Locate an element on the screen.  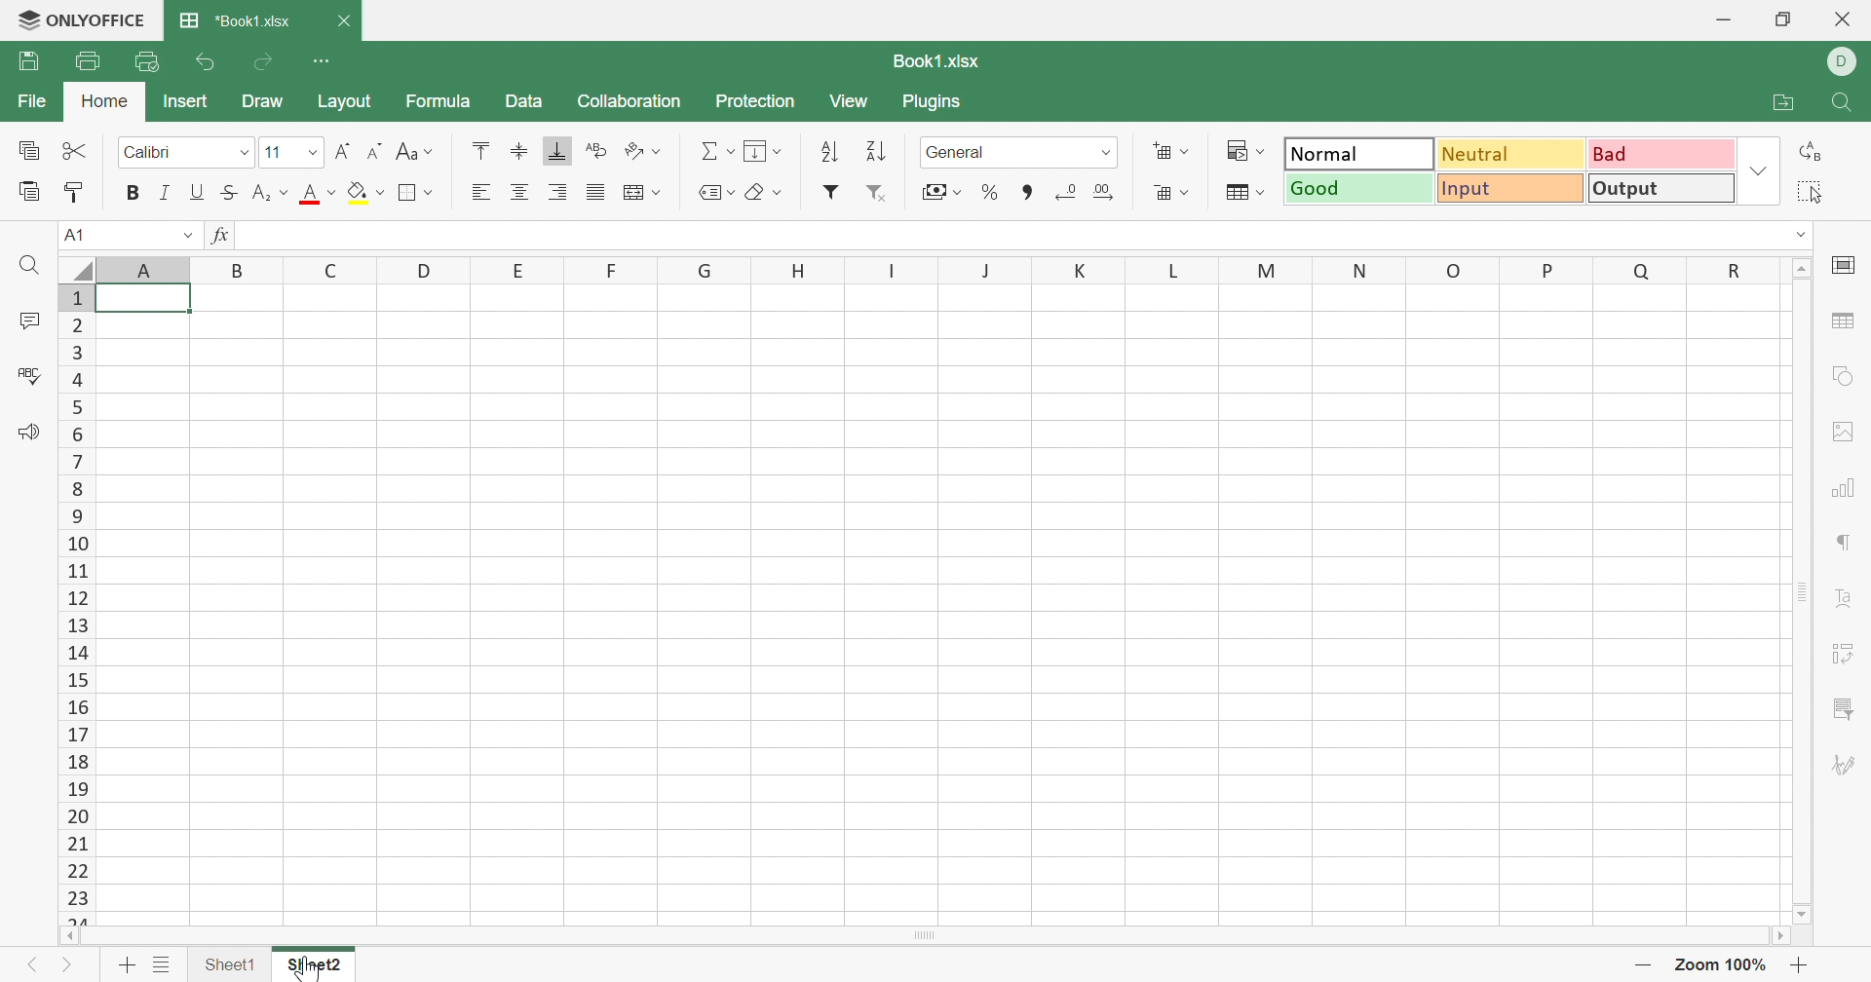
Borders is located at coordinates (413, 194).